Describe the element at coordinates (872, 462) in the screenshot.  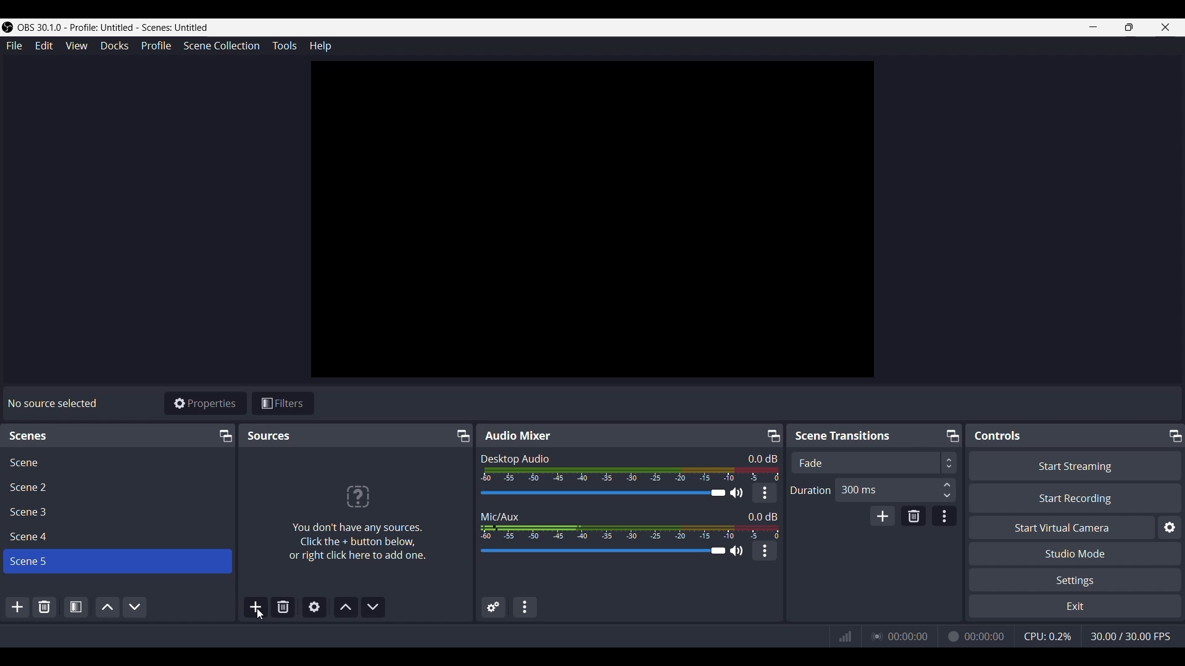
I see `Scene Transition adjuster` at that location.